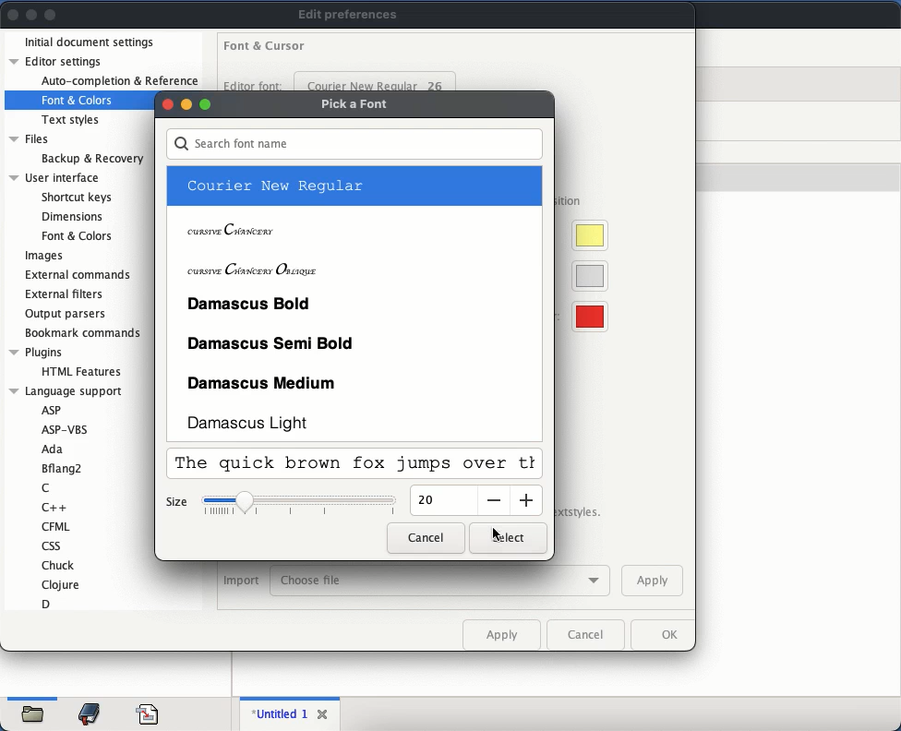 This screenshot has width=901, height=731. What do you see at coordinates (60, 565) in the screenshot?
I see `Chuck` at bounding box center [60, 565].